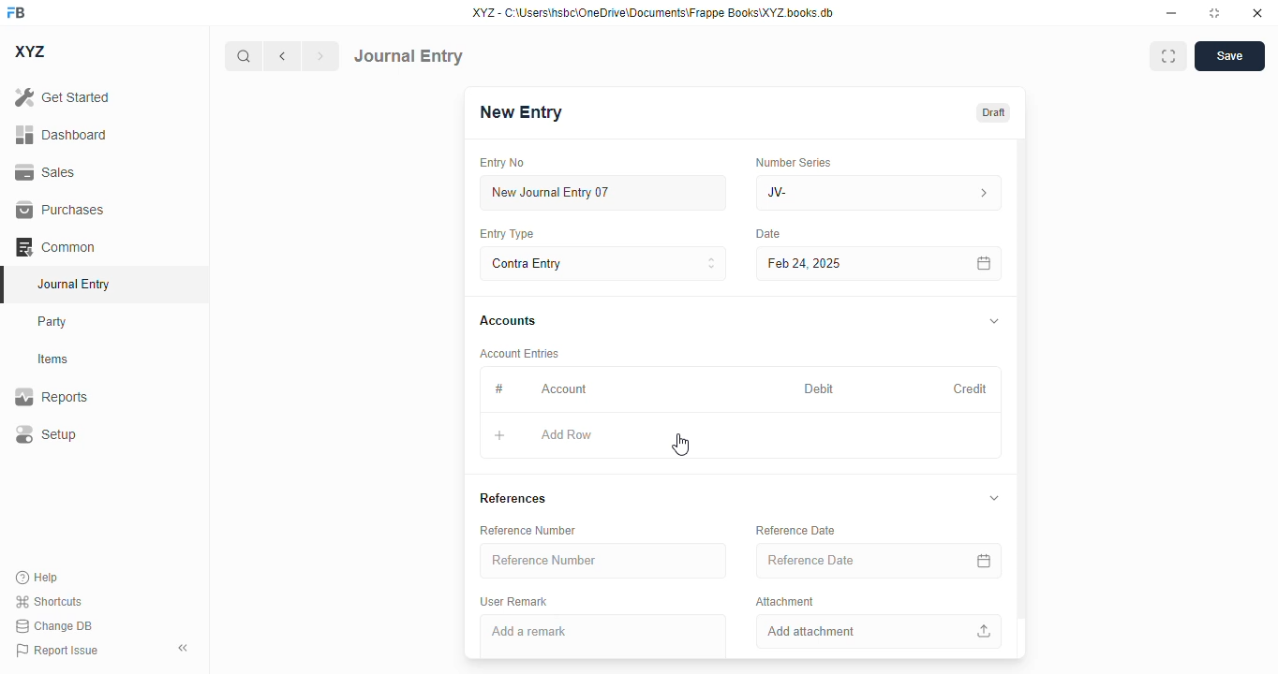 The width and height of the screenshot is (1278, 674). I want to click on toggle maximize, so click(1214, 13).